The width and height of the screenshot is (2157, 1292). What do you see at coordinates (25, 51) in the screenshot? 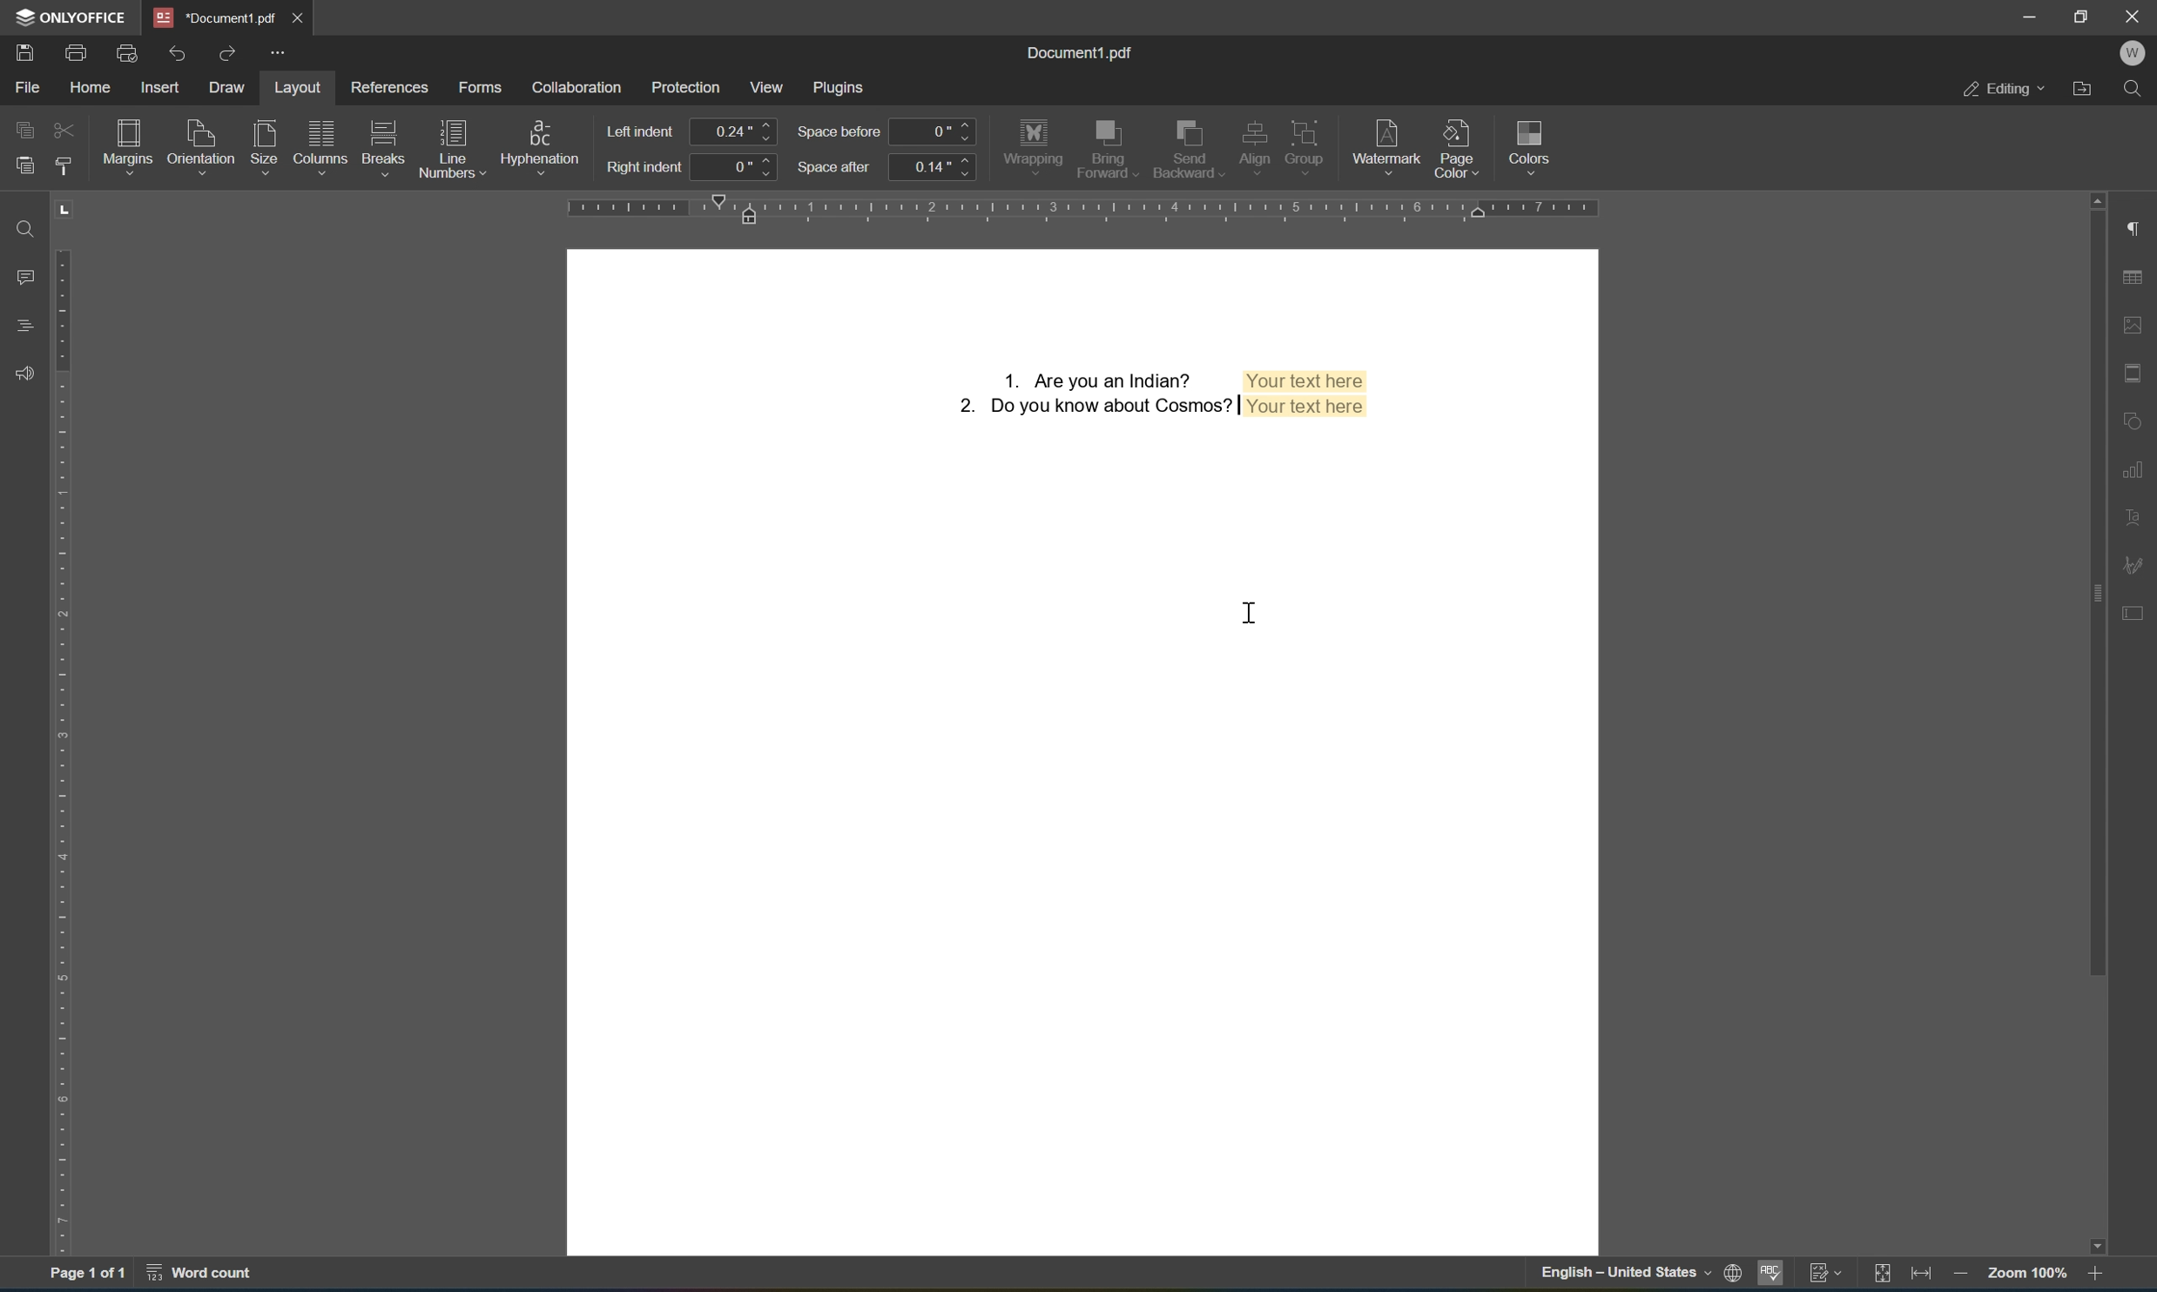
I see `save` at bounding box center [25, 51].